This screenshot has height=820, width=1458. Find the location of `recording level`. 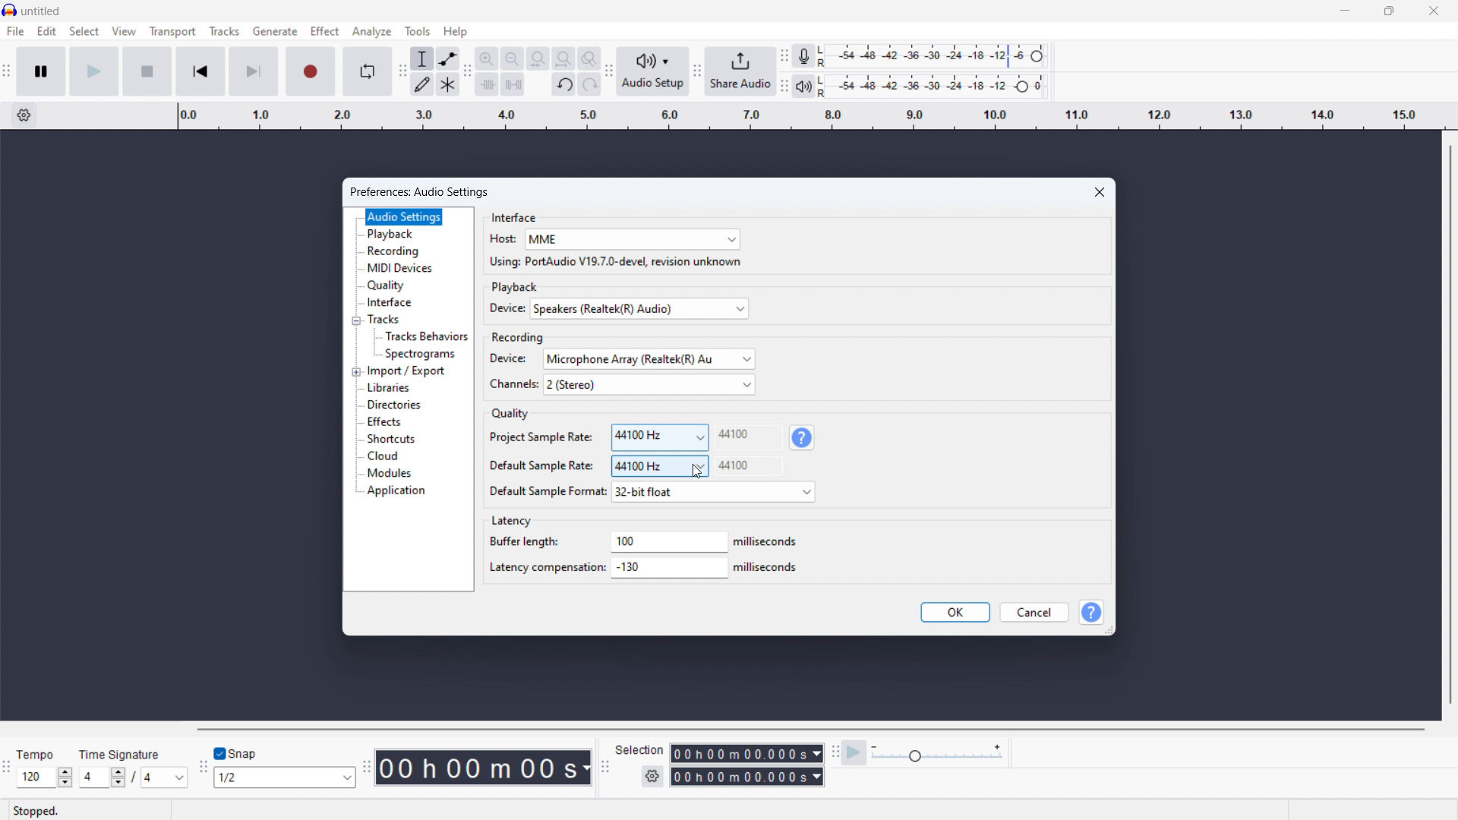

recording level is located at coordinates (937, 57).